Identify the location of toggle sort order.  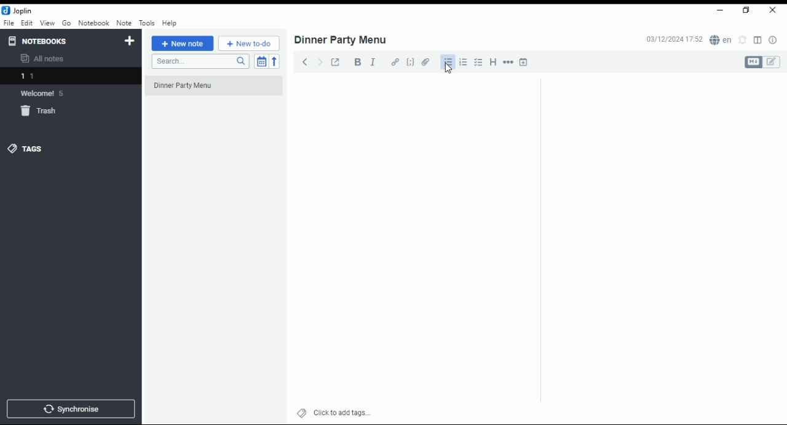
(261, 61).